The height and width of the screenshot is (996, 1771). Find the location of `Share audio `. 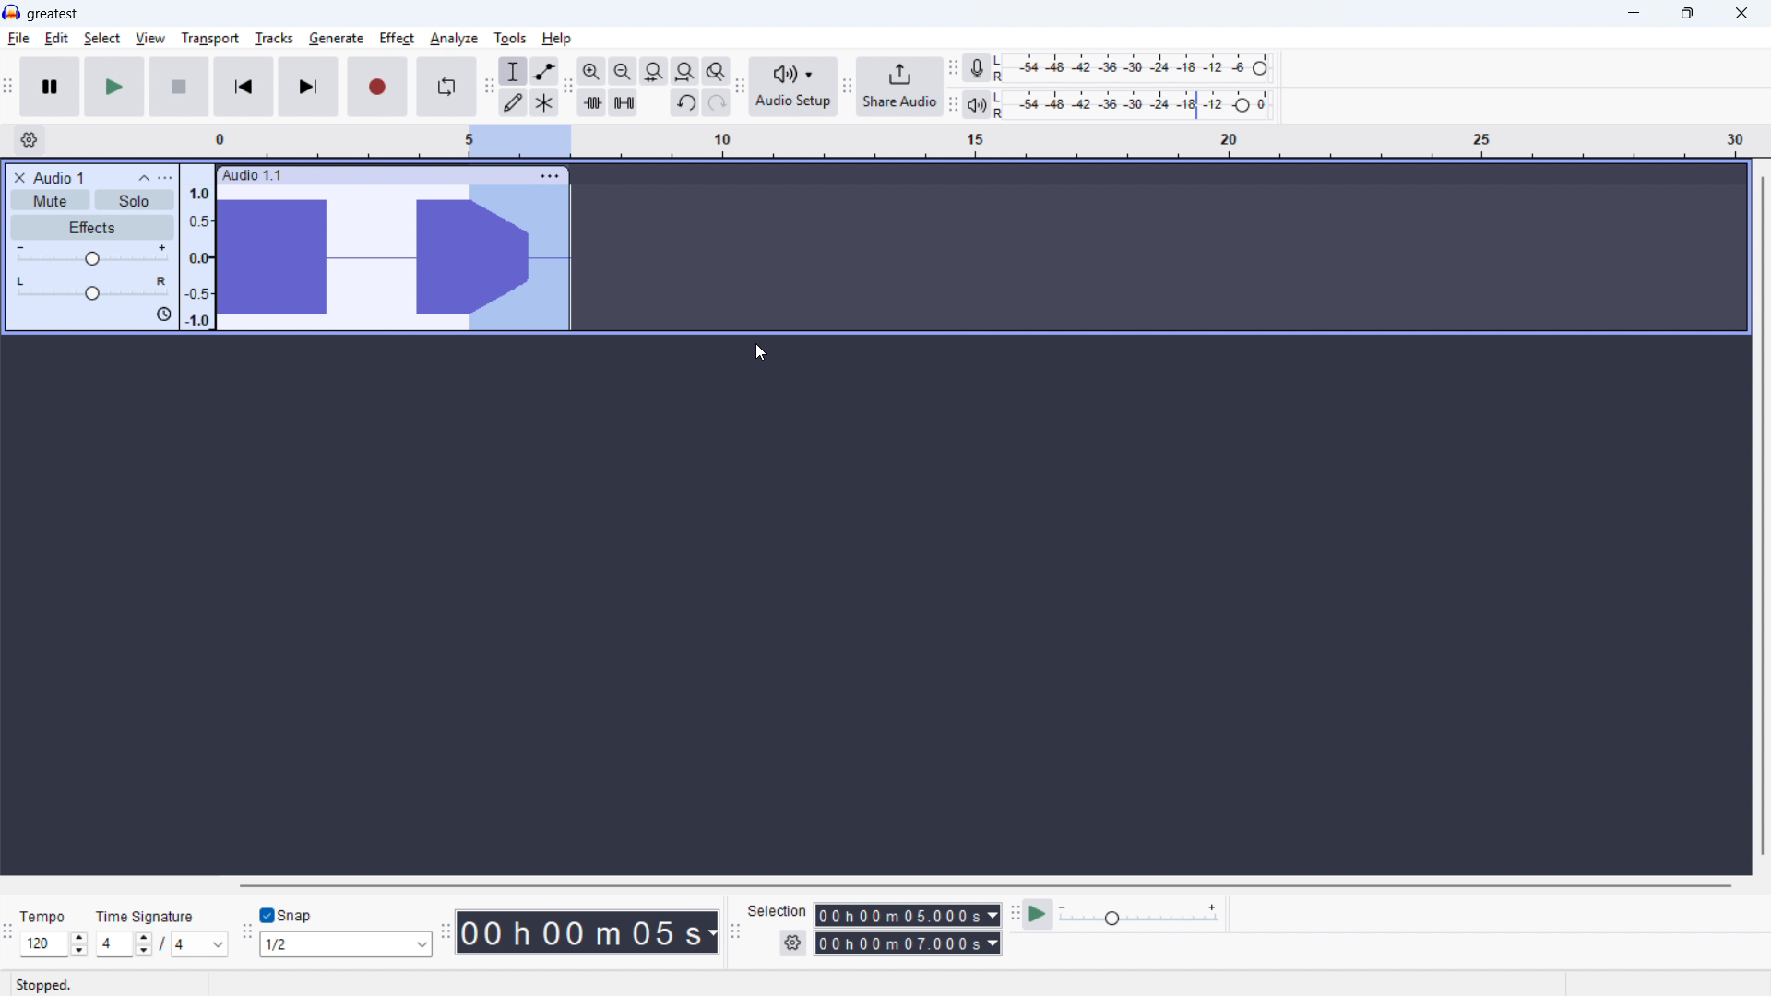

Share audio  is located at coordinates (899, 87).